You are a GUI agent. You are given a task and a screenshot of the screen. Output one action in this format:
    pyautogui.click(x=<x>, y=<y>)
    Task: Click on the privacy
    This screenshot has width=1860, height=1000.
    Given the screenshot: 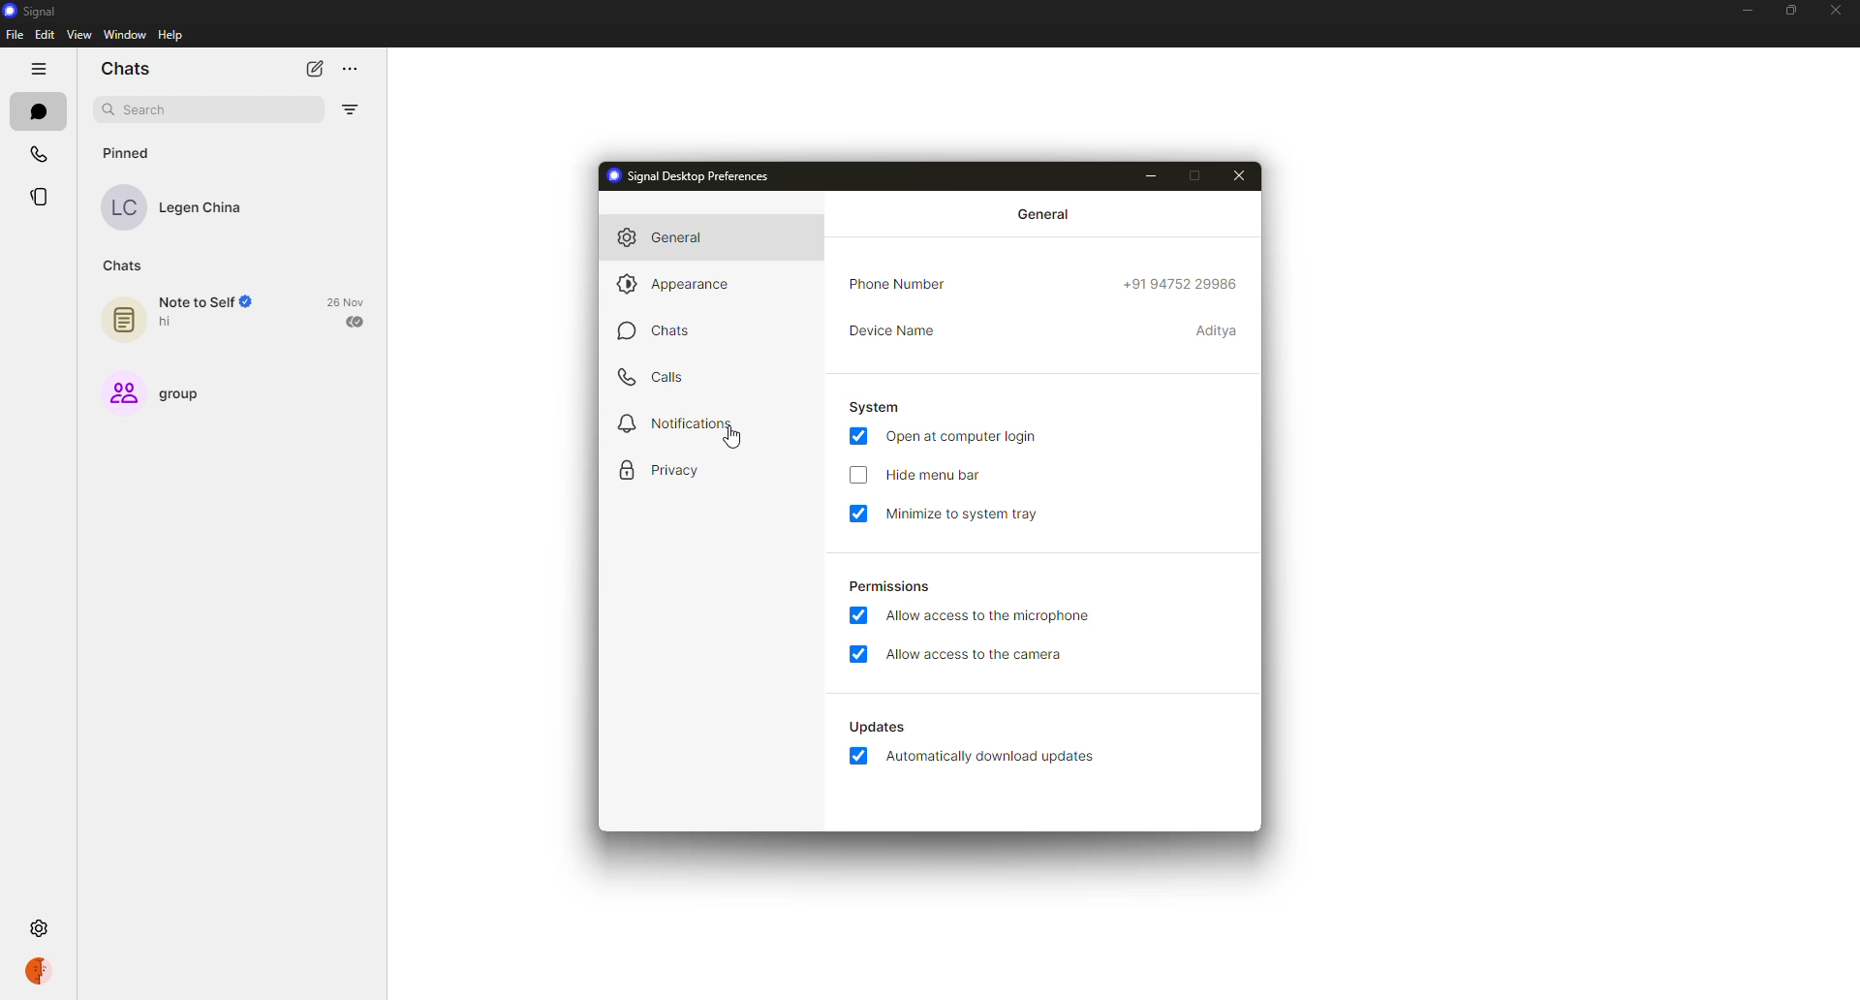 What is the action you would take?
    pyautogui.click(x=657, y=467)
    